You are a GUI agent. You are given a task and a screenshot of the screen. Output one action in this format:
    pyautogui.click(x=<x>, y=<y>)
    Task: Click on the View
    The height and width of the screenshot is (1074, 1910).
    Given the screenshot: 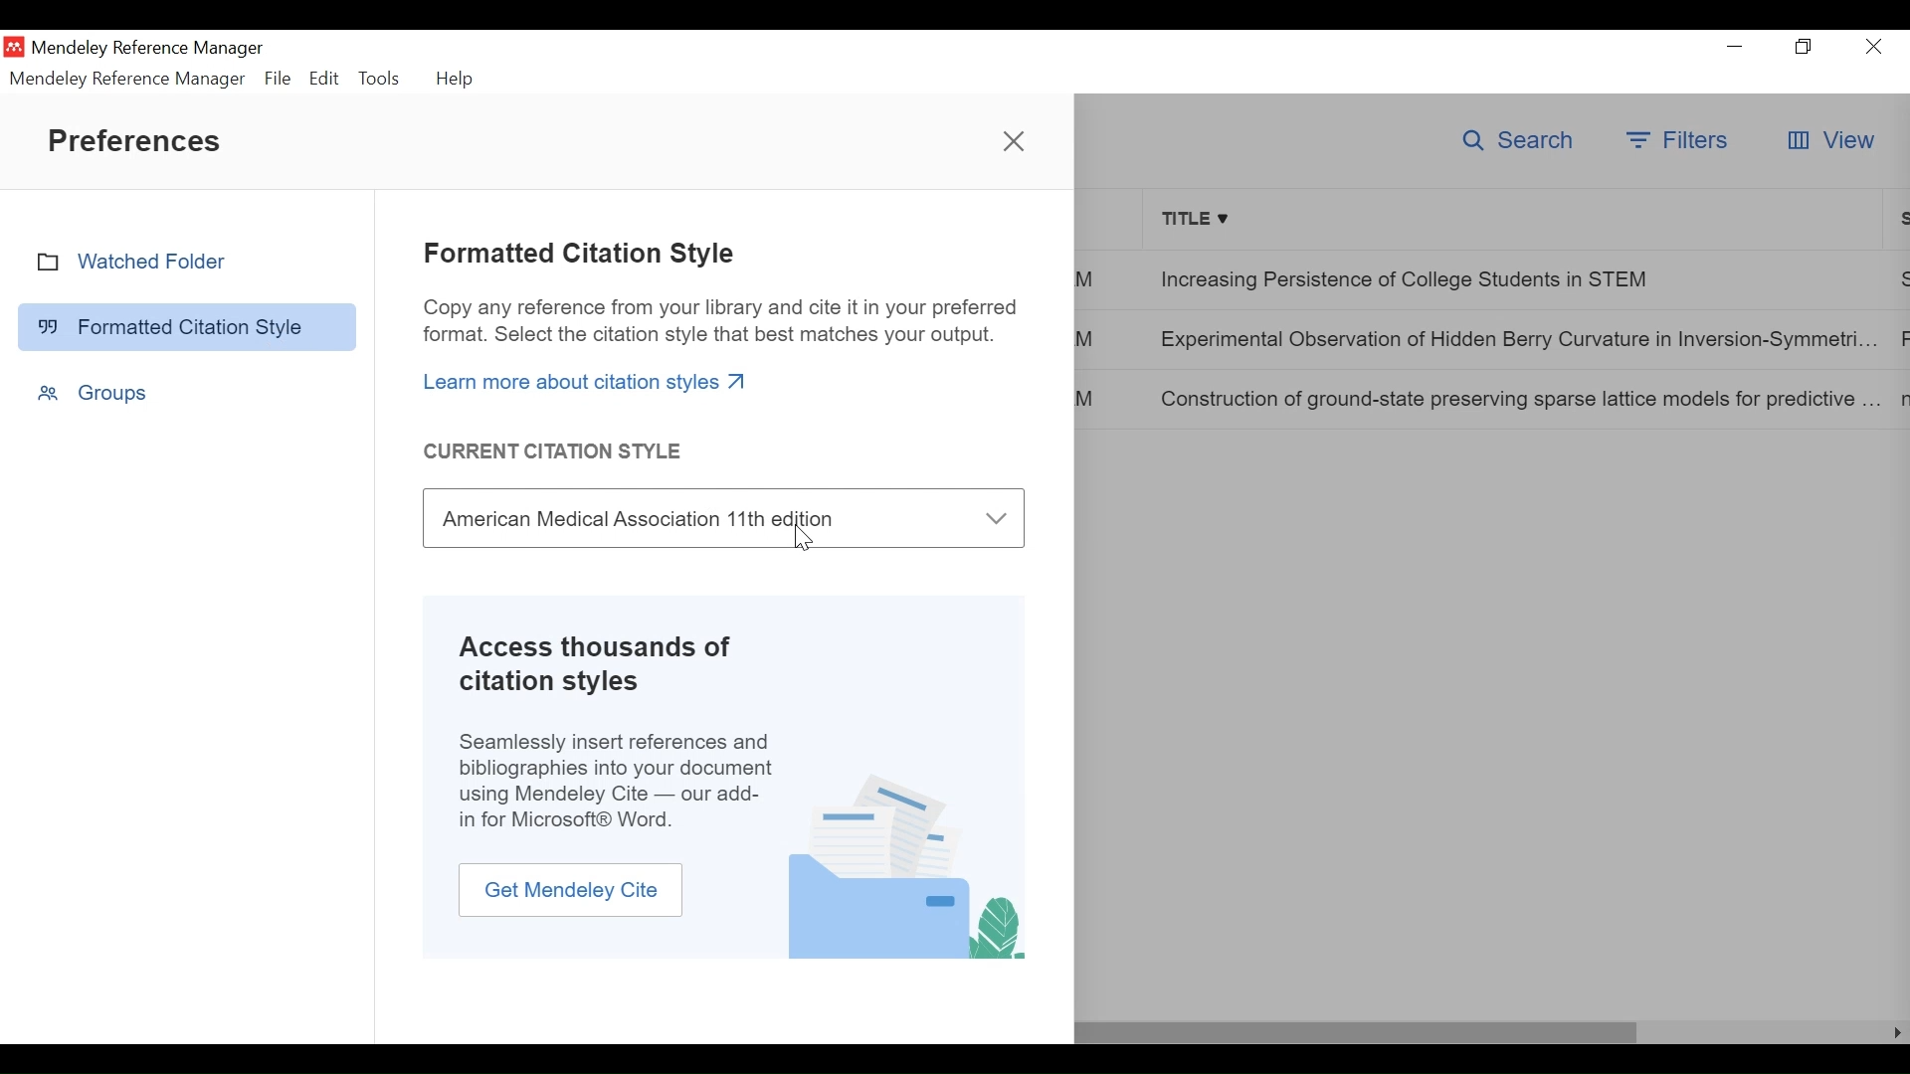 What is the action you would take?
    pyautogui.click(x=1830, y=141)
    